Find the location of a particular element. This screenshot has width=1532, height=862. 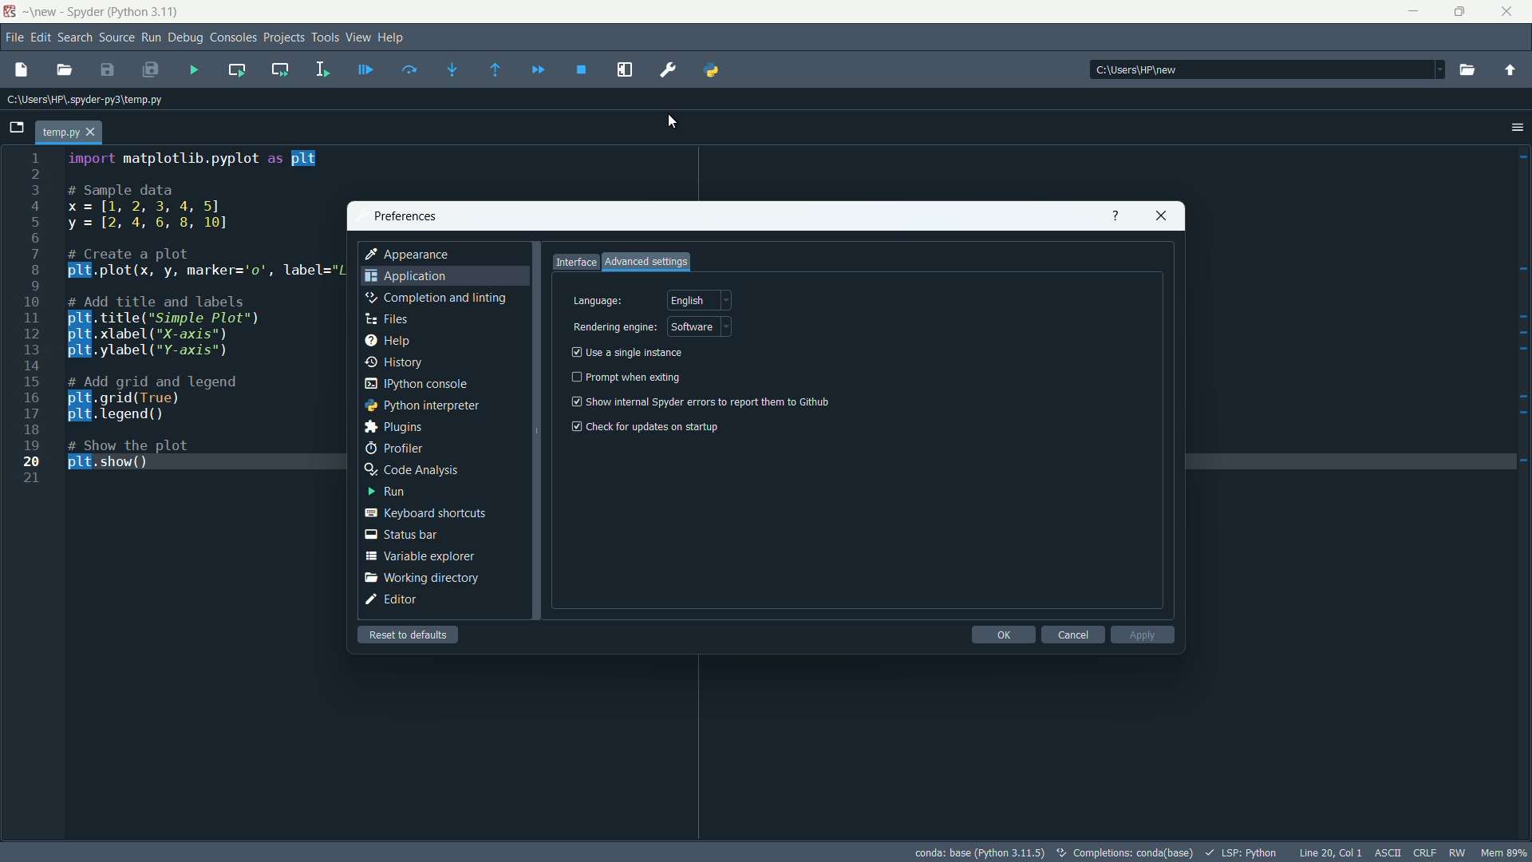

appearance is located at coordinates (410, 255).